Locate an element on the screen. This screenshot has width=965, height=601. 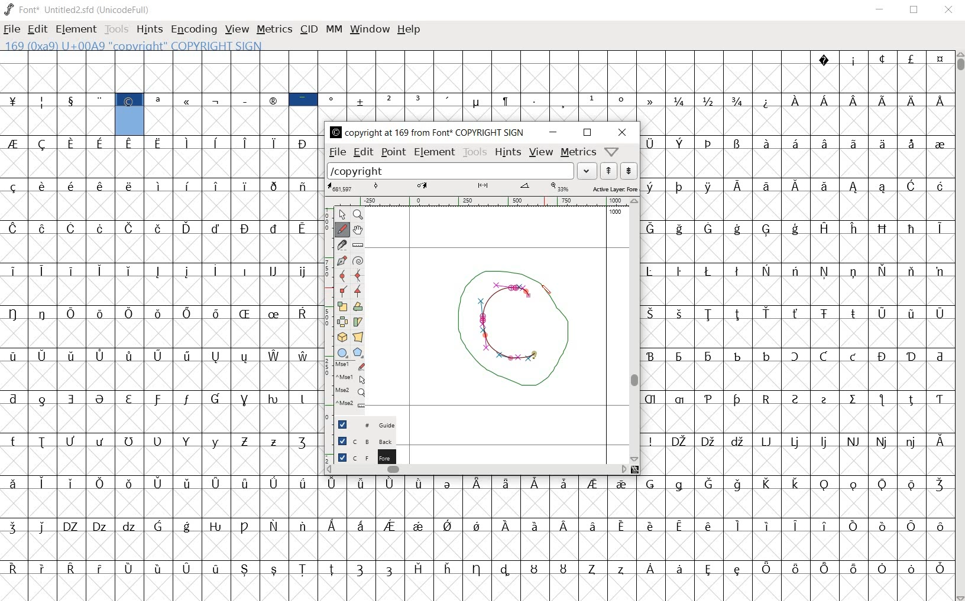
minimize is located at coordinates (553, 132).